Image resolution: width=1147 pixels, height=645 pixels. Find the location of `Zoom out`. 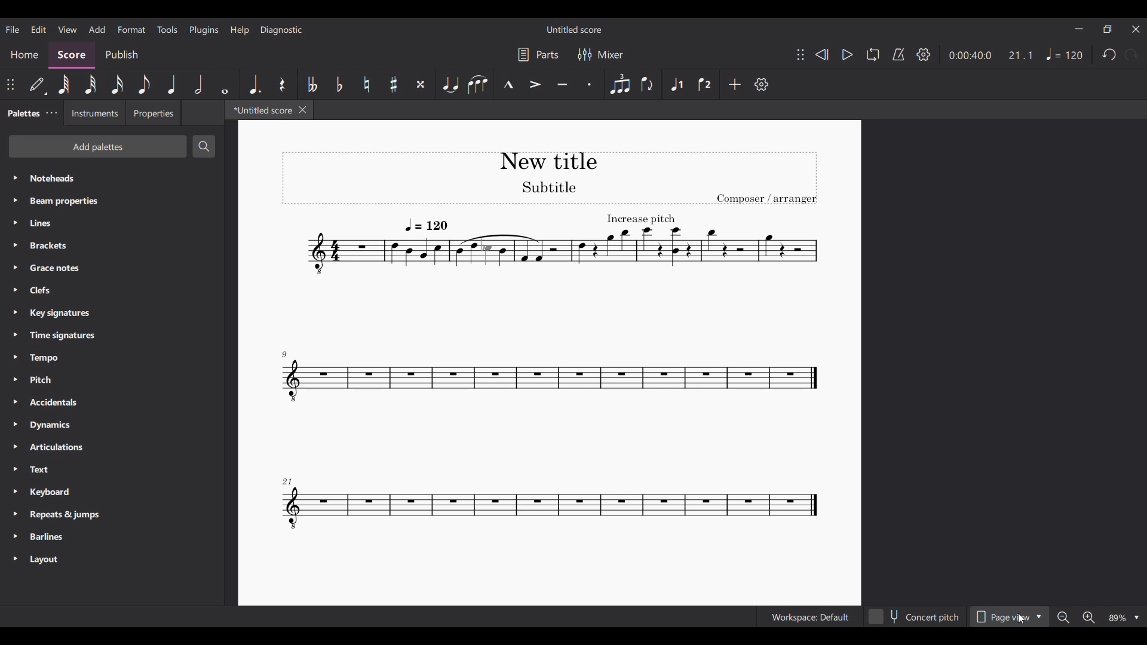

Zoom out is located at coordinates (1063, 618).